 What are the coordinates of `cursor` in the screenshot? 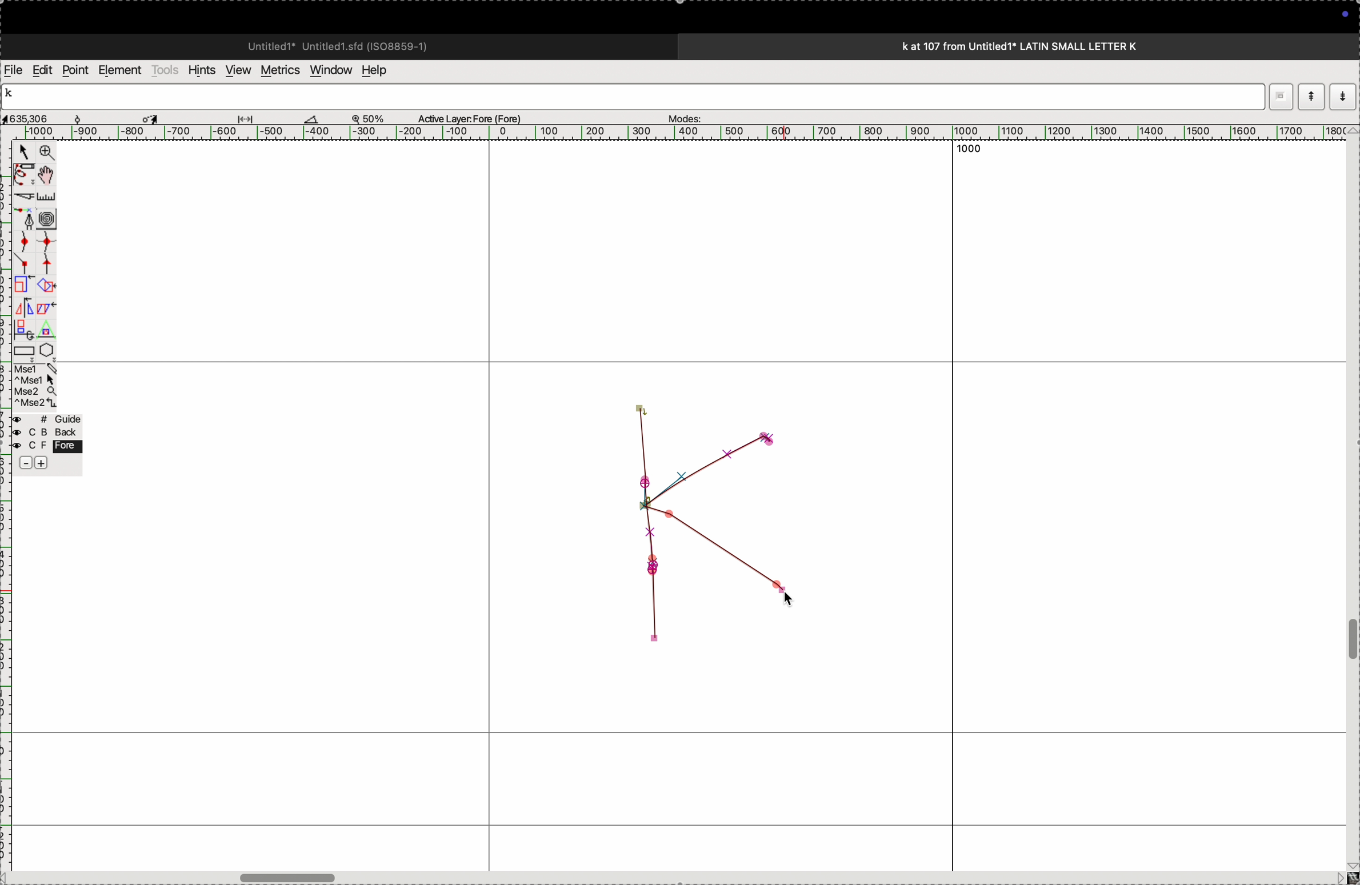 It's located at (23, 154).